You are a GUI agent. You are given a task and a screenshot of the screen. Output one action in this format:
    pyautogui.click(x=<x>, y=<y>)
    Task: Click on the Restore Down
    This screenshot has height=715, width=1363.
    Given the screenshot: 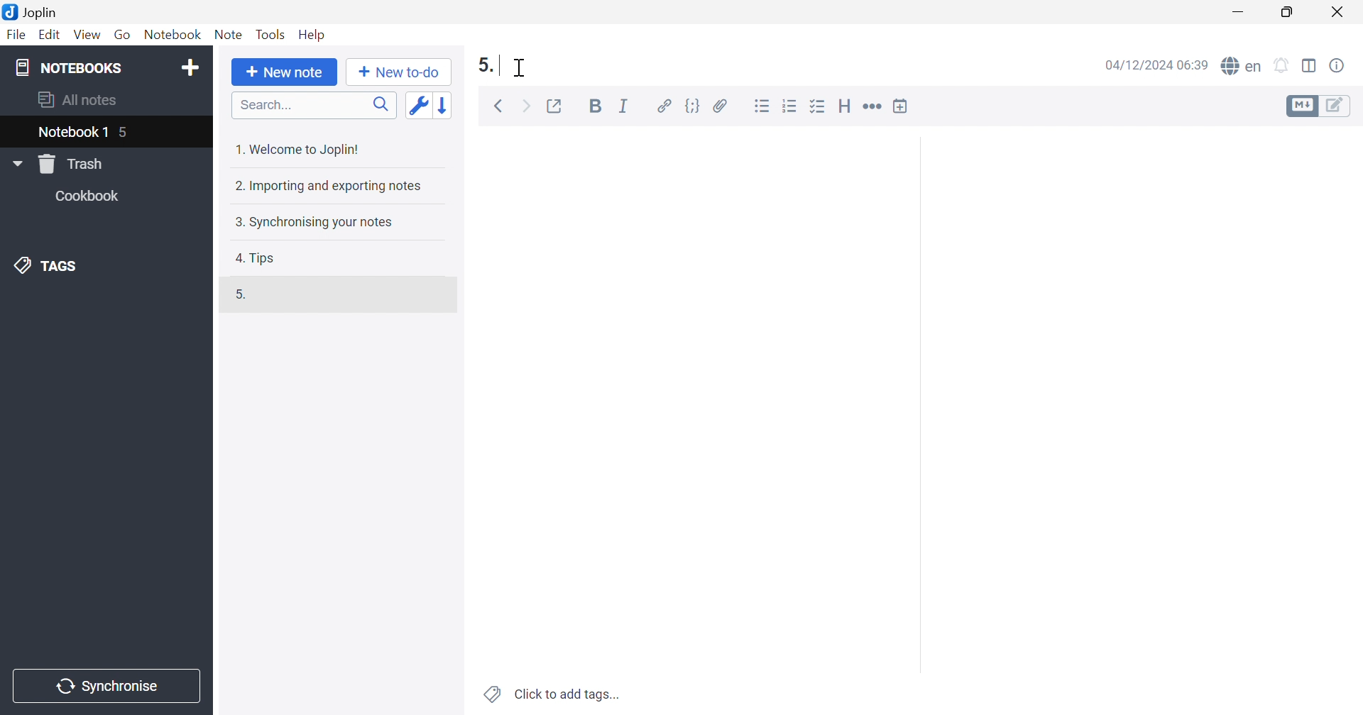 What is the action you would take?
    pyautogui.click(x=1289, y=13)
    